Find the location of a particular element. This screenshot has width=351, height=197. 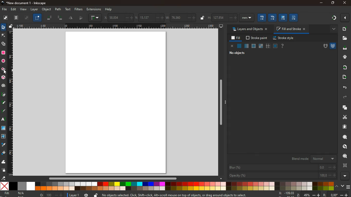

text is located at coordinates (68, 9).